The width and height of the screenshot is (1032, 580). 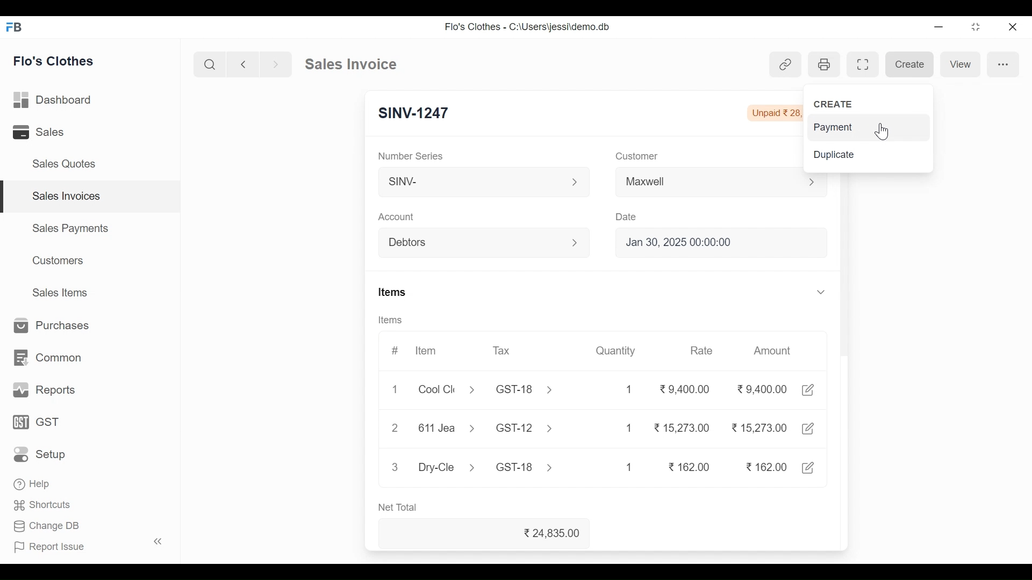 What do you see at coordinates (414, 155) in the screenshot?
I see `Number Series` at bounding box center [414, 155].